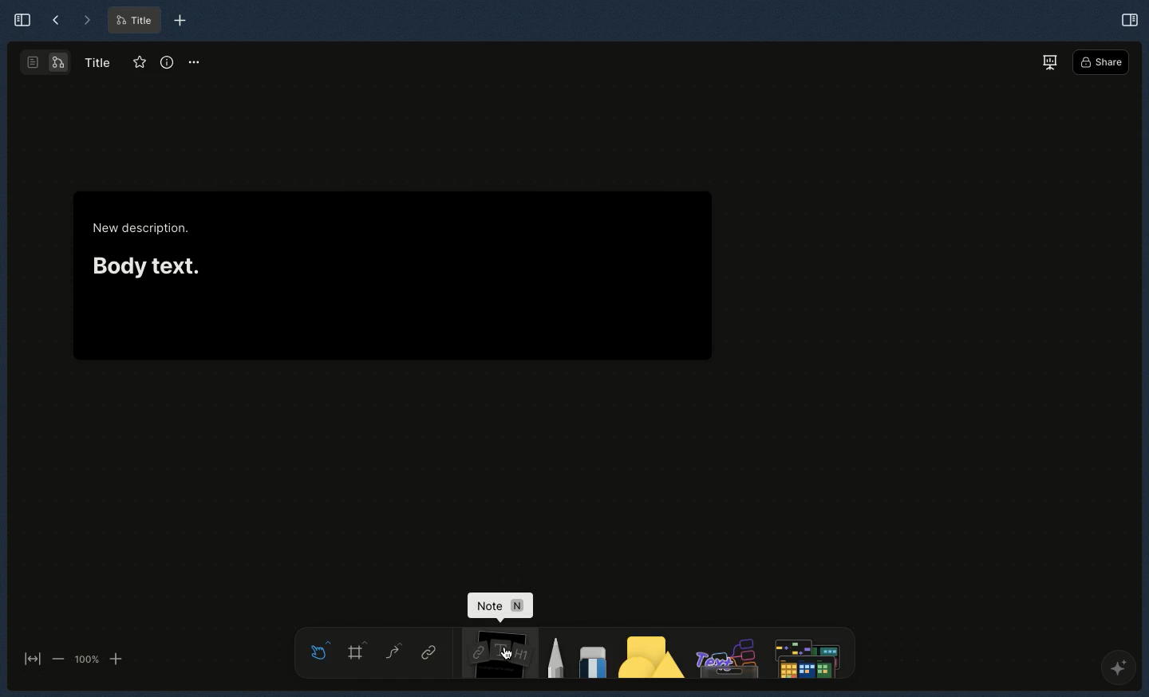 The image size is (1149, 697). I want to click on Share, so click(1101, 63).